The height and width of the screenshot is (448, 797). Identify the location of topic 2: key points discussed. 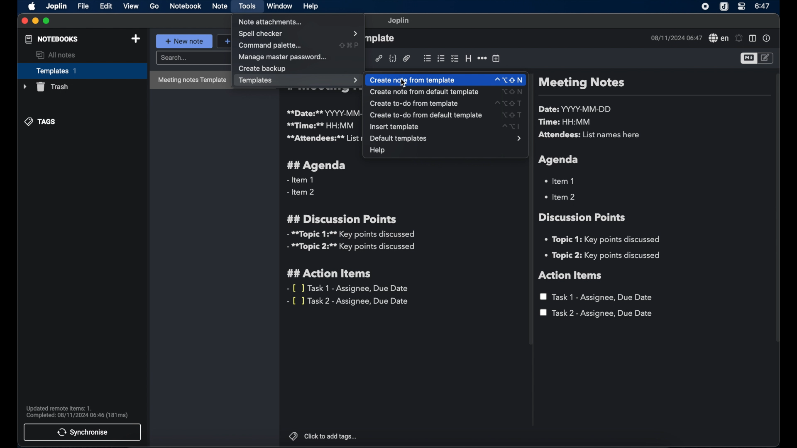
(603, 256).